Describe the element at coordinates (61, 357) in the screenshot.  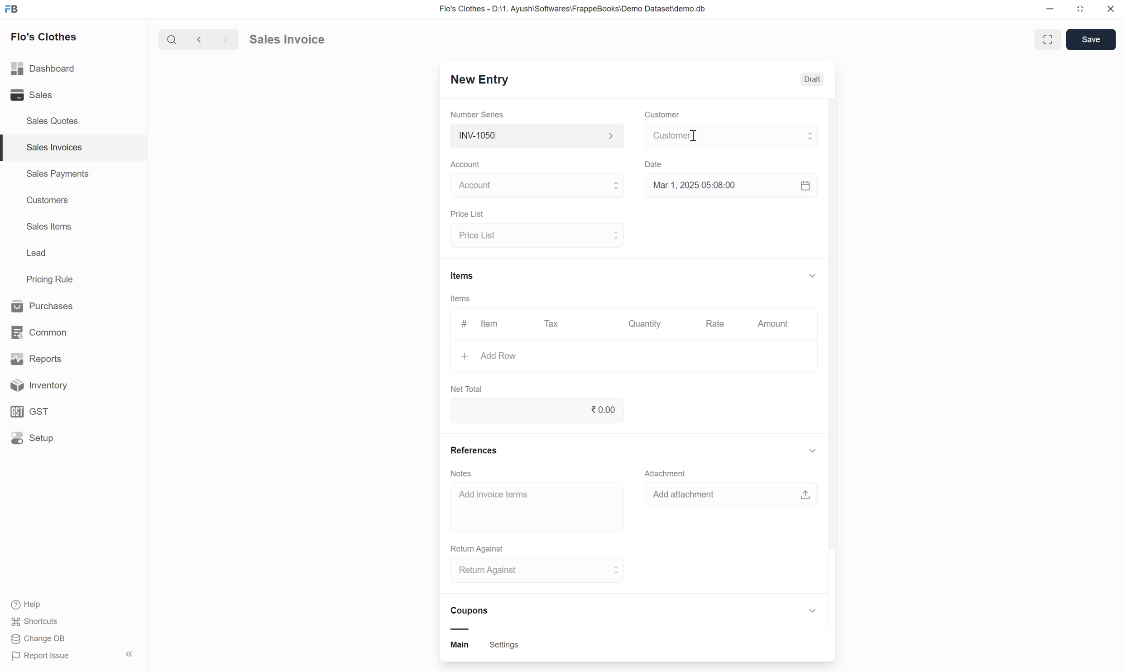
I see `Reports ` at that location.